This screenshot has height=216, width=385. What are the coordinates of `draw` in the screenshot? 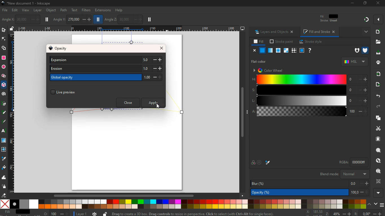 It's located at (4, 114).